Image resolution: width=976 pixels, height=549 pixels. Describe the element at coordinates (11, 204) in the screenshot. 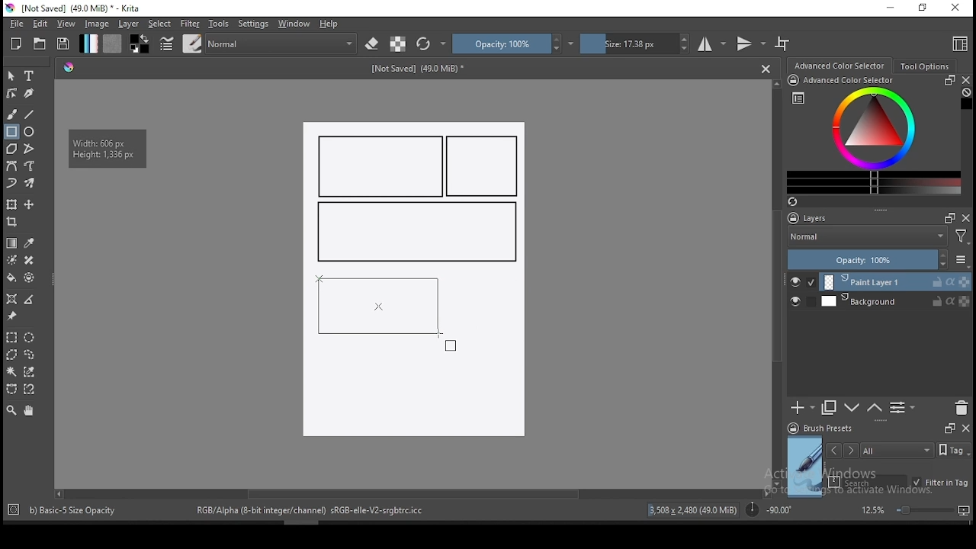

I see `transform a layer or a selection` at that location.